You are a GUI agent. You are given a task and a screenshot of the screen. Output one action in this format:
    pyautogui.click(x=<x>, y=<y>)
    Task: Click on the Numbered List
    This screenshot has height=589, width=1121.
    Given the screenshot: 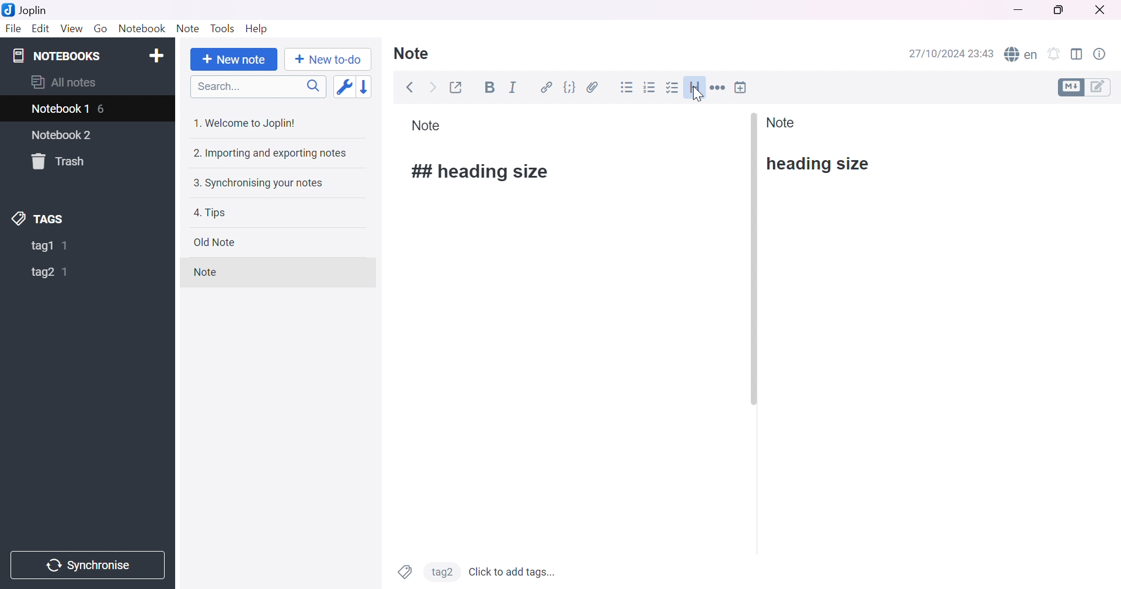 What is the action you would take?
    pyautogui.click(x=650, y=86)
    